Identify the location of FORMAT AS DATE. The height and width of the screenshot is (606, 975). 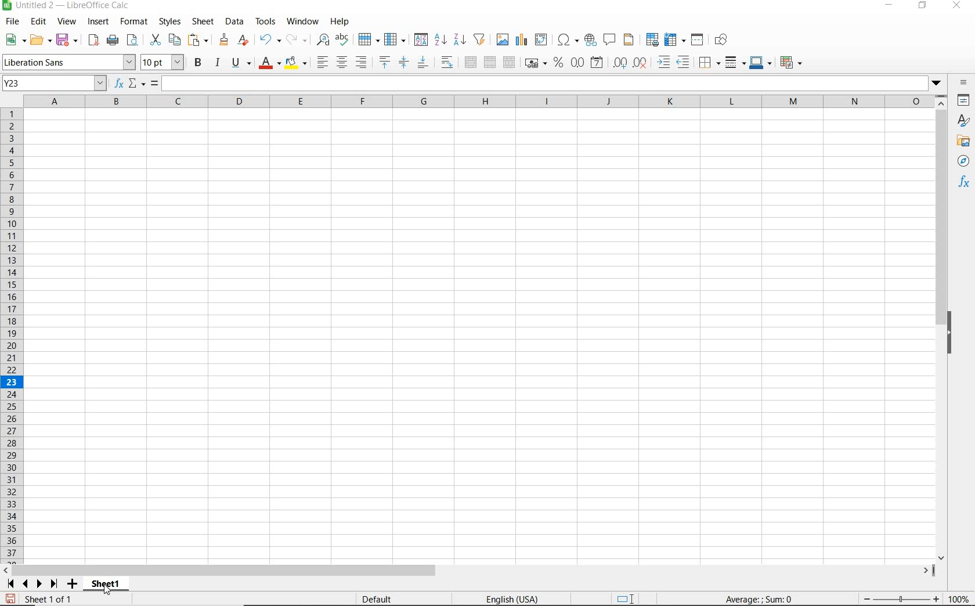
(596, 63).